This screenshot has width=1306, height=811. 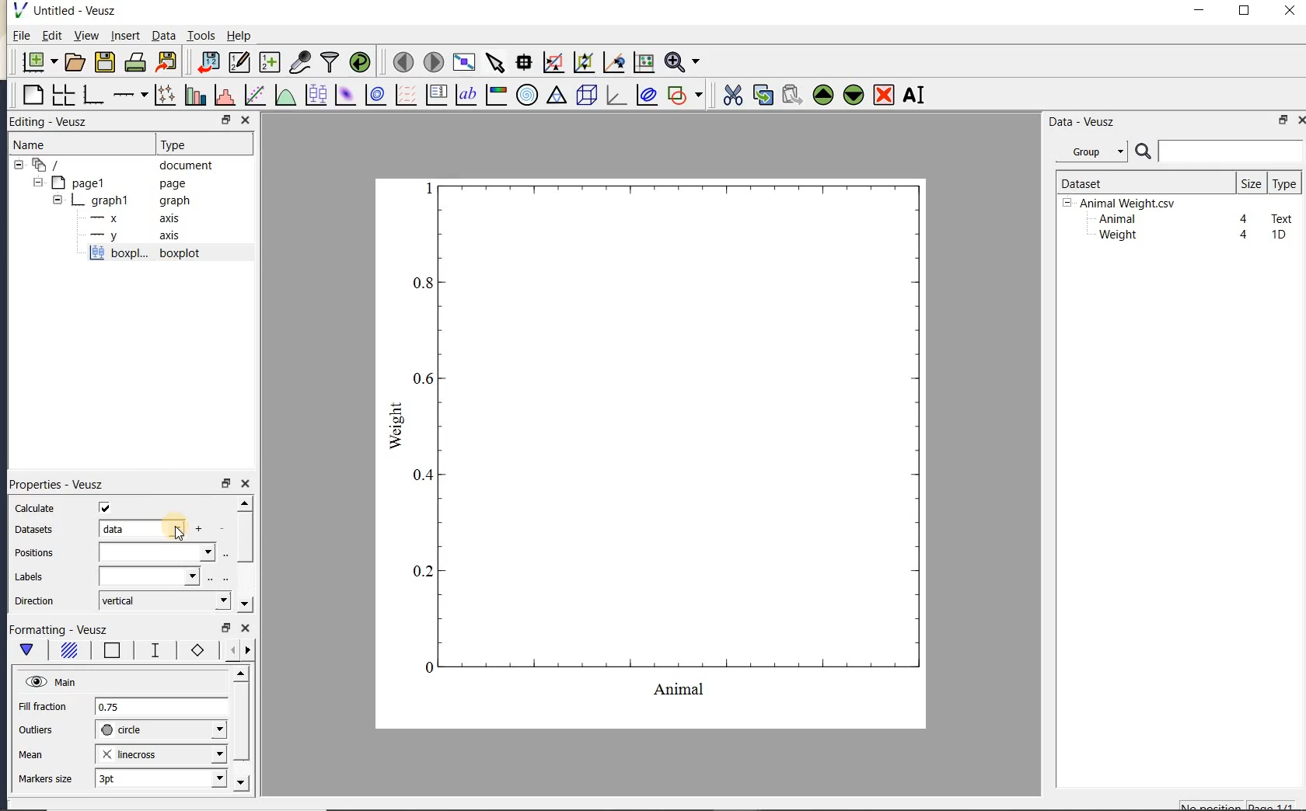 I want to click on move the selected widget down, so click(x=854, y=95).